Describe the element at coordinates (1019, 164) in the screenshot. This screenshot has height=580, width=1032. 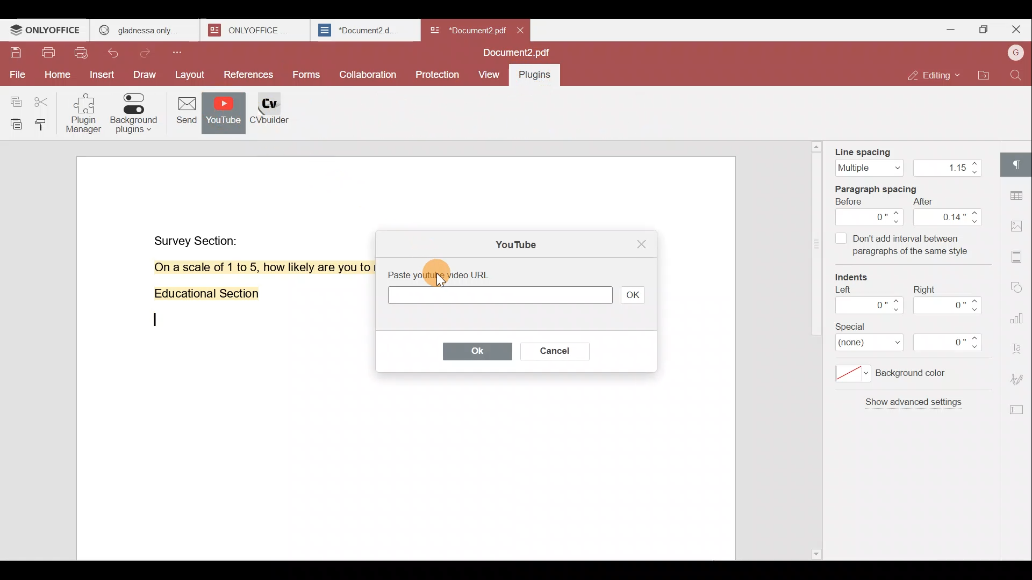
I see `Paragraph settings` at that location.